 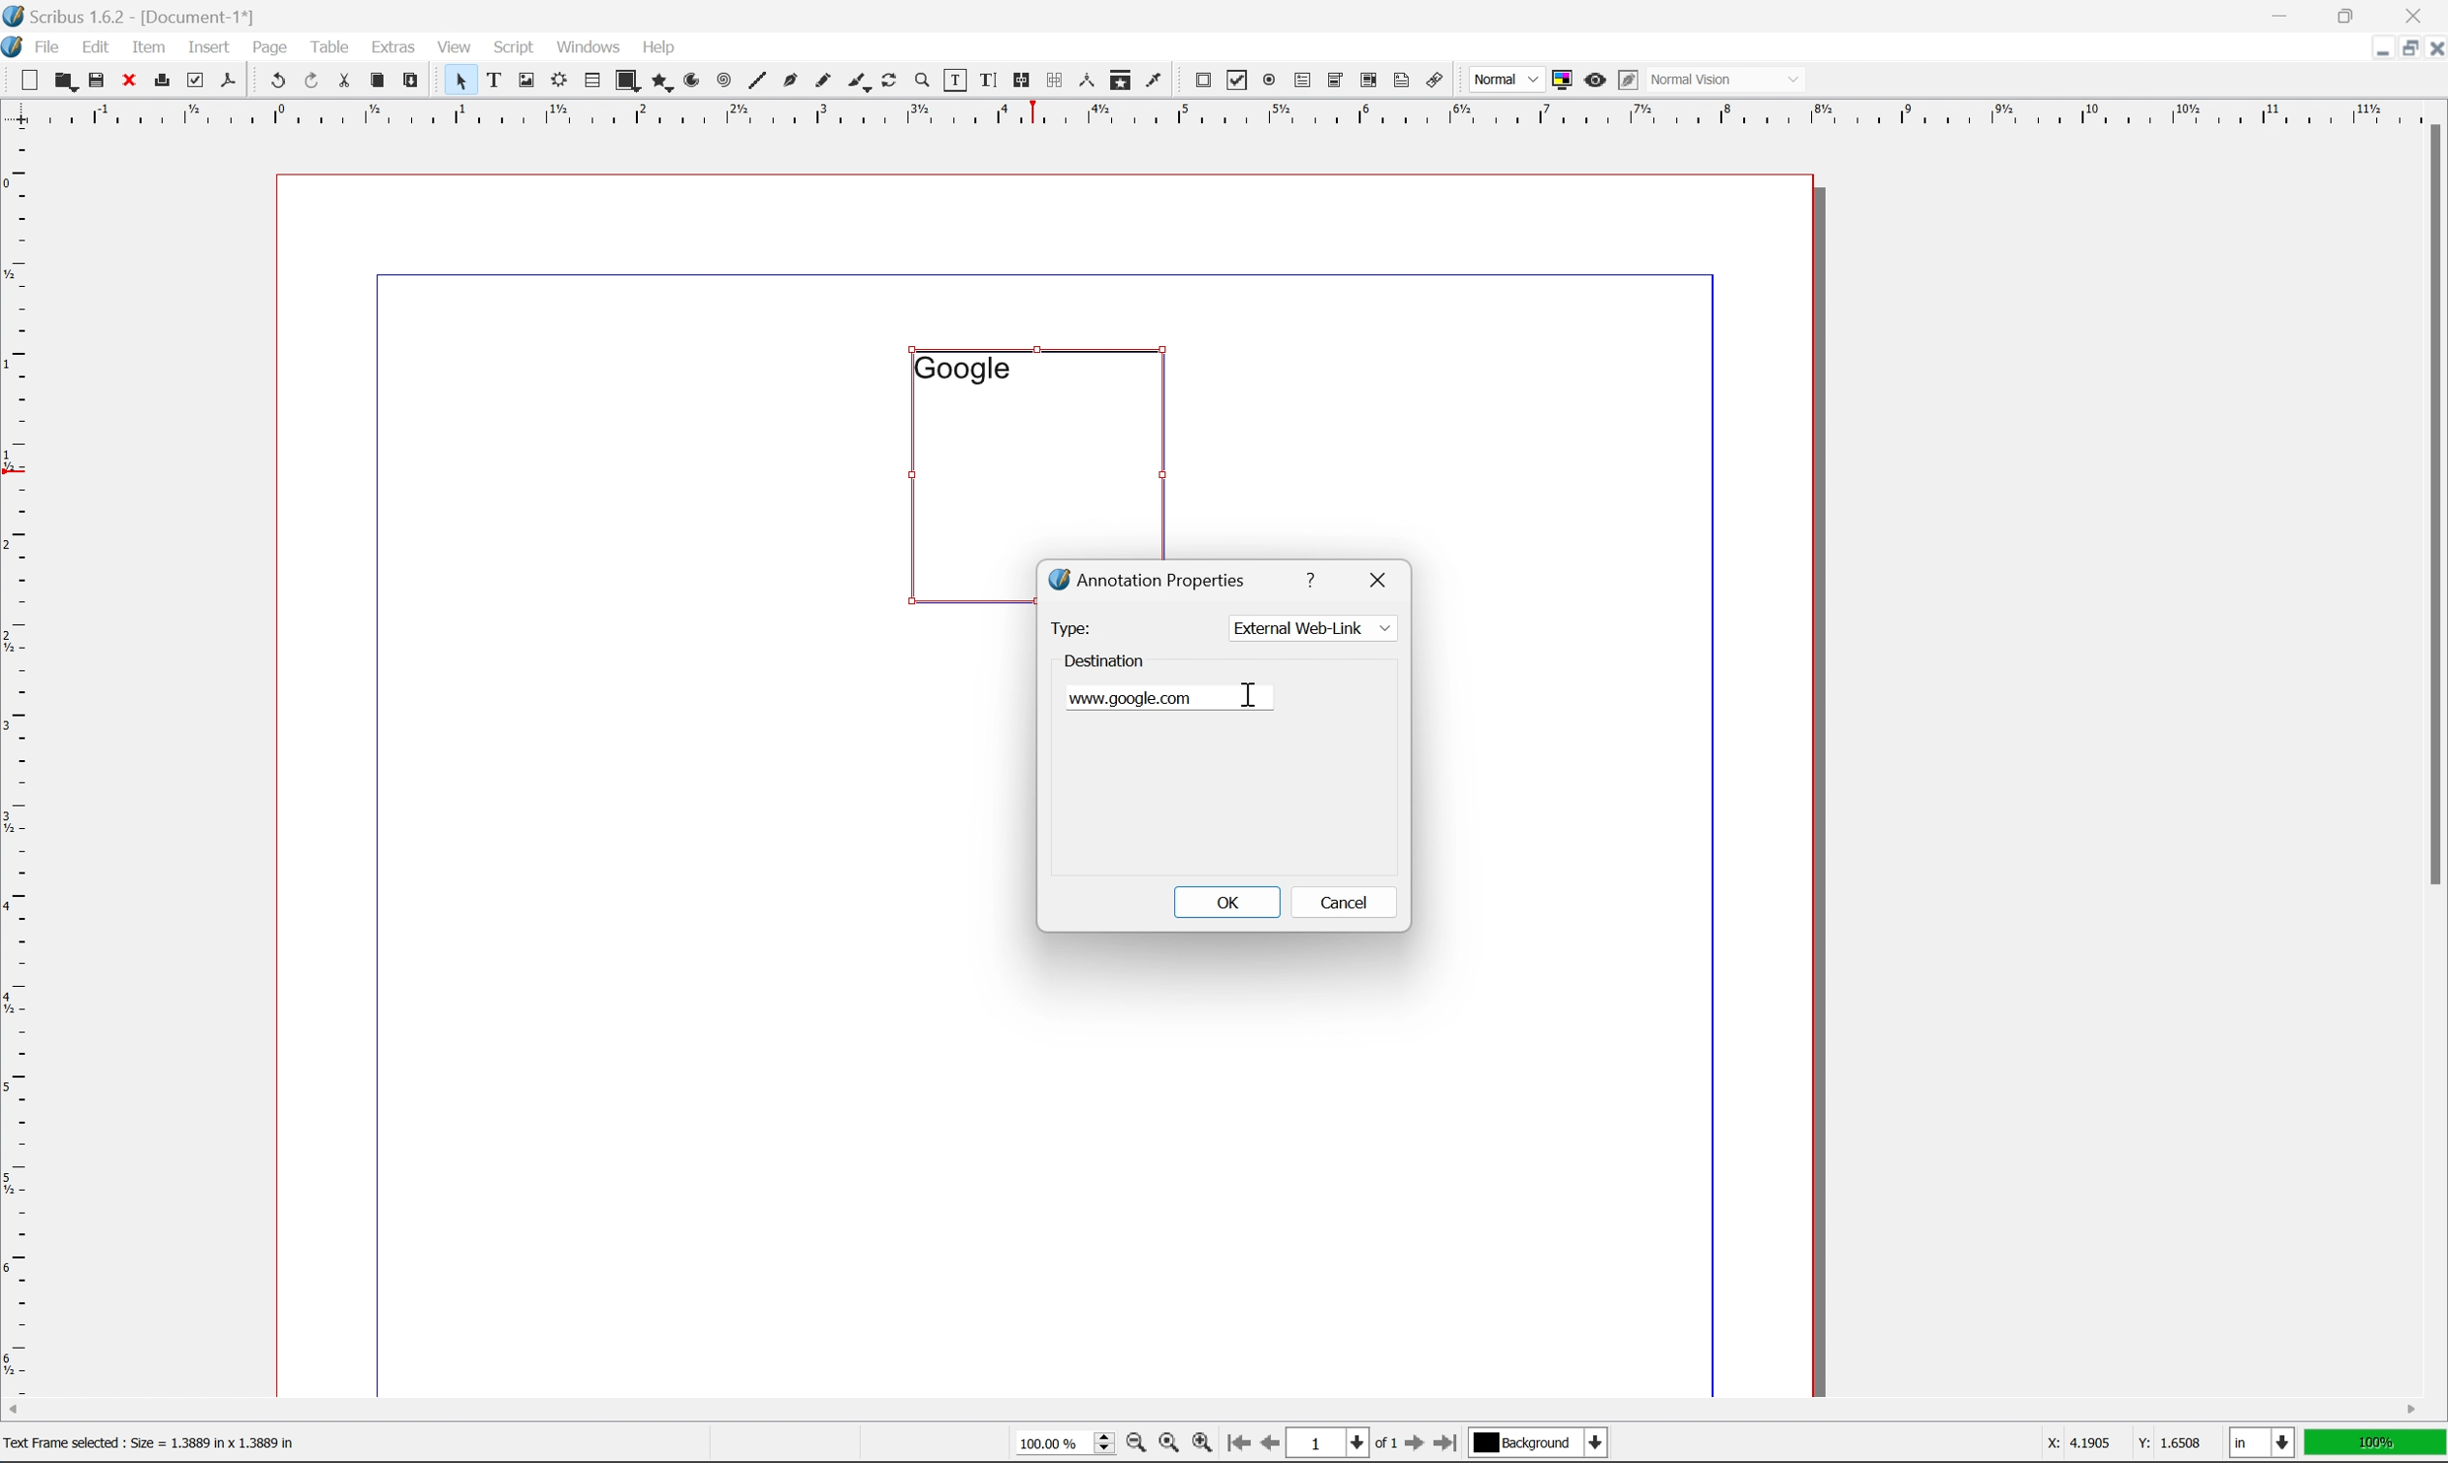 What do you see at coordinates (1628, 81) in the screenshot?
I see `edit in preview mode` at bounding box center [1628, 81].